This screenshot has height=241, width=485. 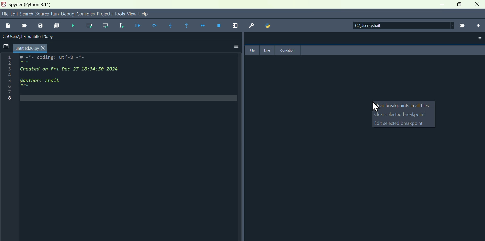 I want to click on Clear selected breakpoints, so click(x=403, y=114).